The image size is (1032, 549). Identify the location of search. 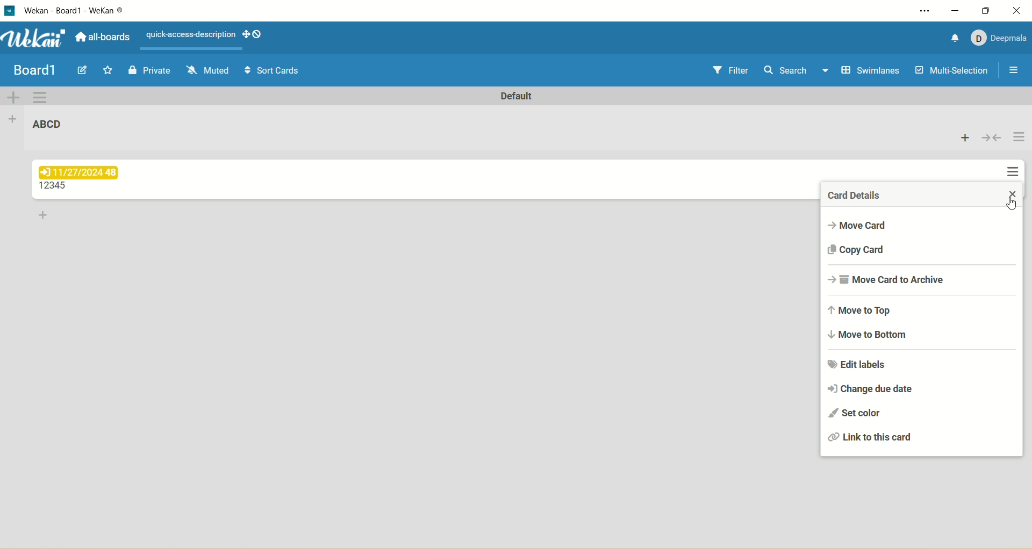
(797, 71).